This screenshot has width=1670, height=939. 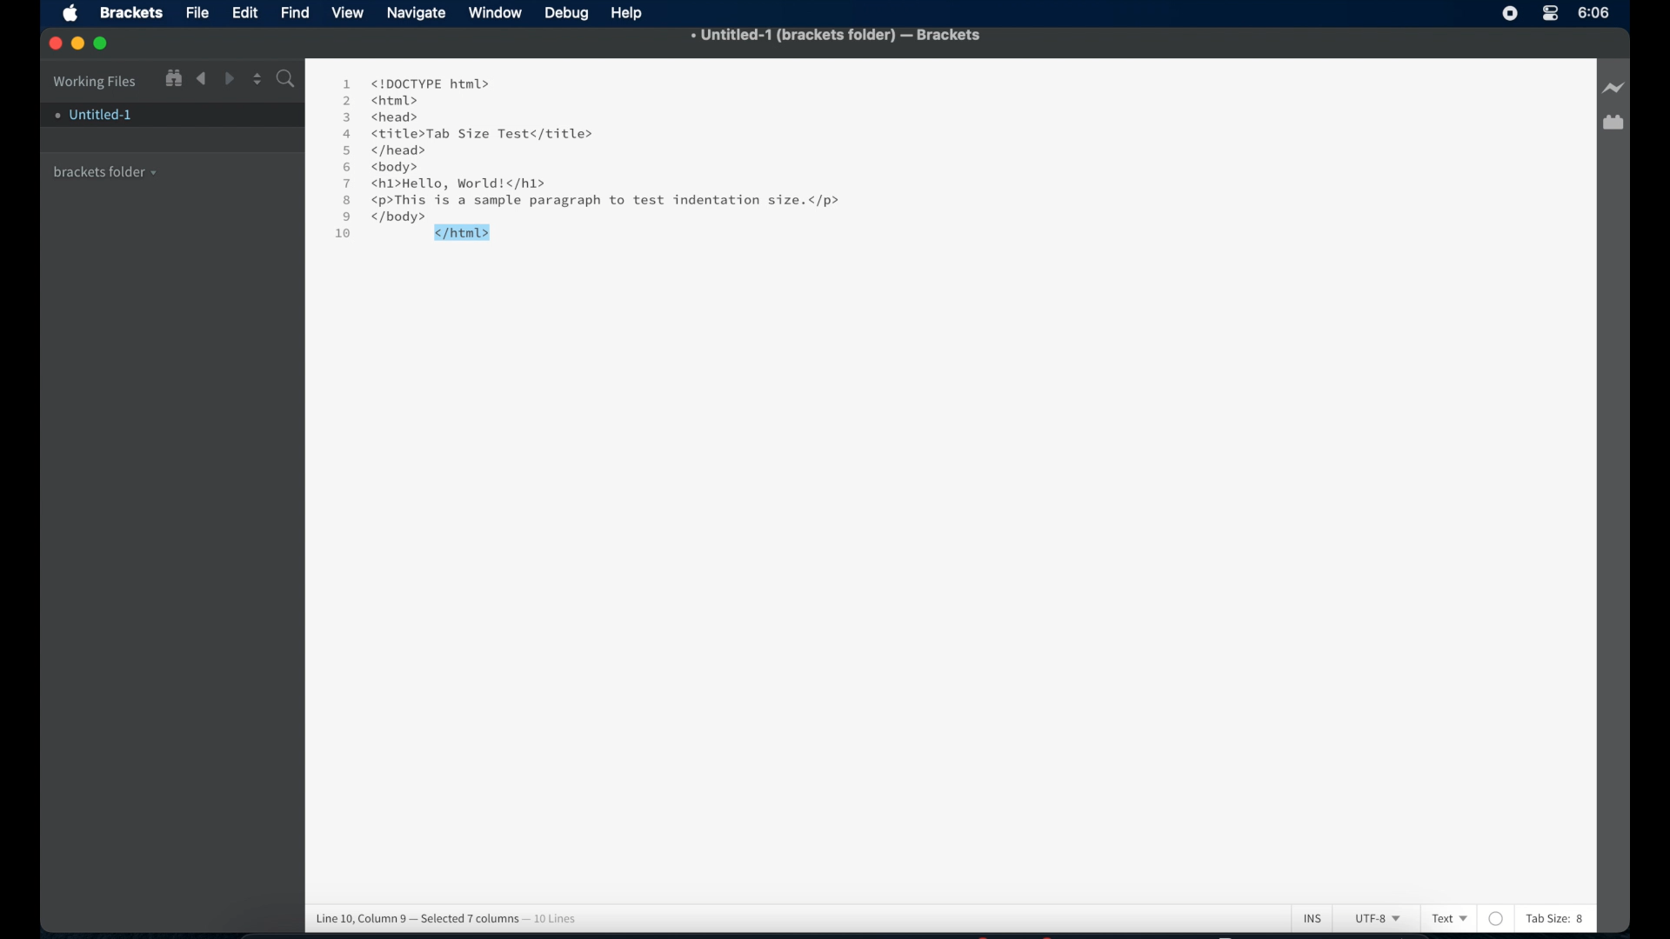 I want to click on Window, so click(x=498, y=13).